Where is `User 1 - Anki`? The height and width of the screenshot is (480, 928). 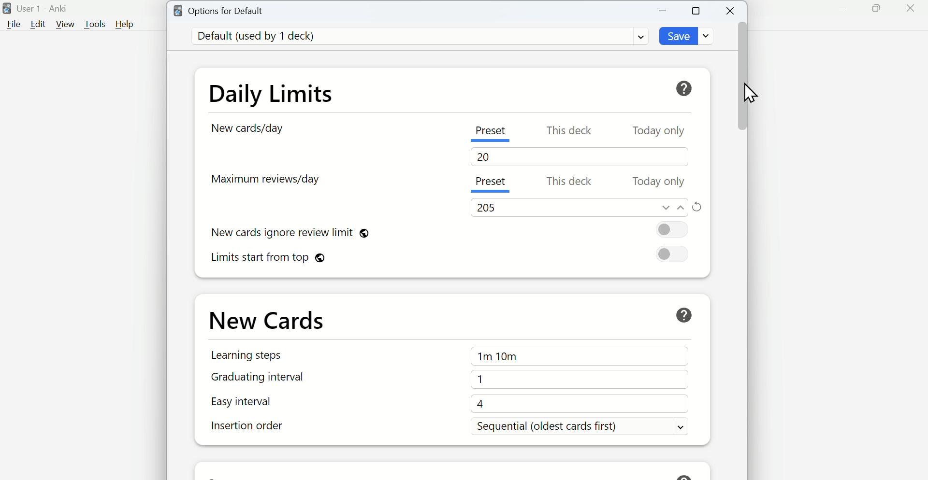 User 1 - Anki is located at coordinates (37, 9).